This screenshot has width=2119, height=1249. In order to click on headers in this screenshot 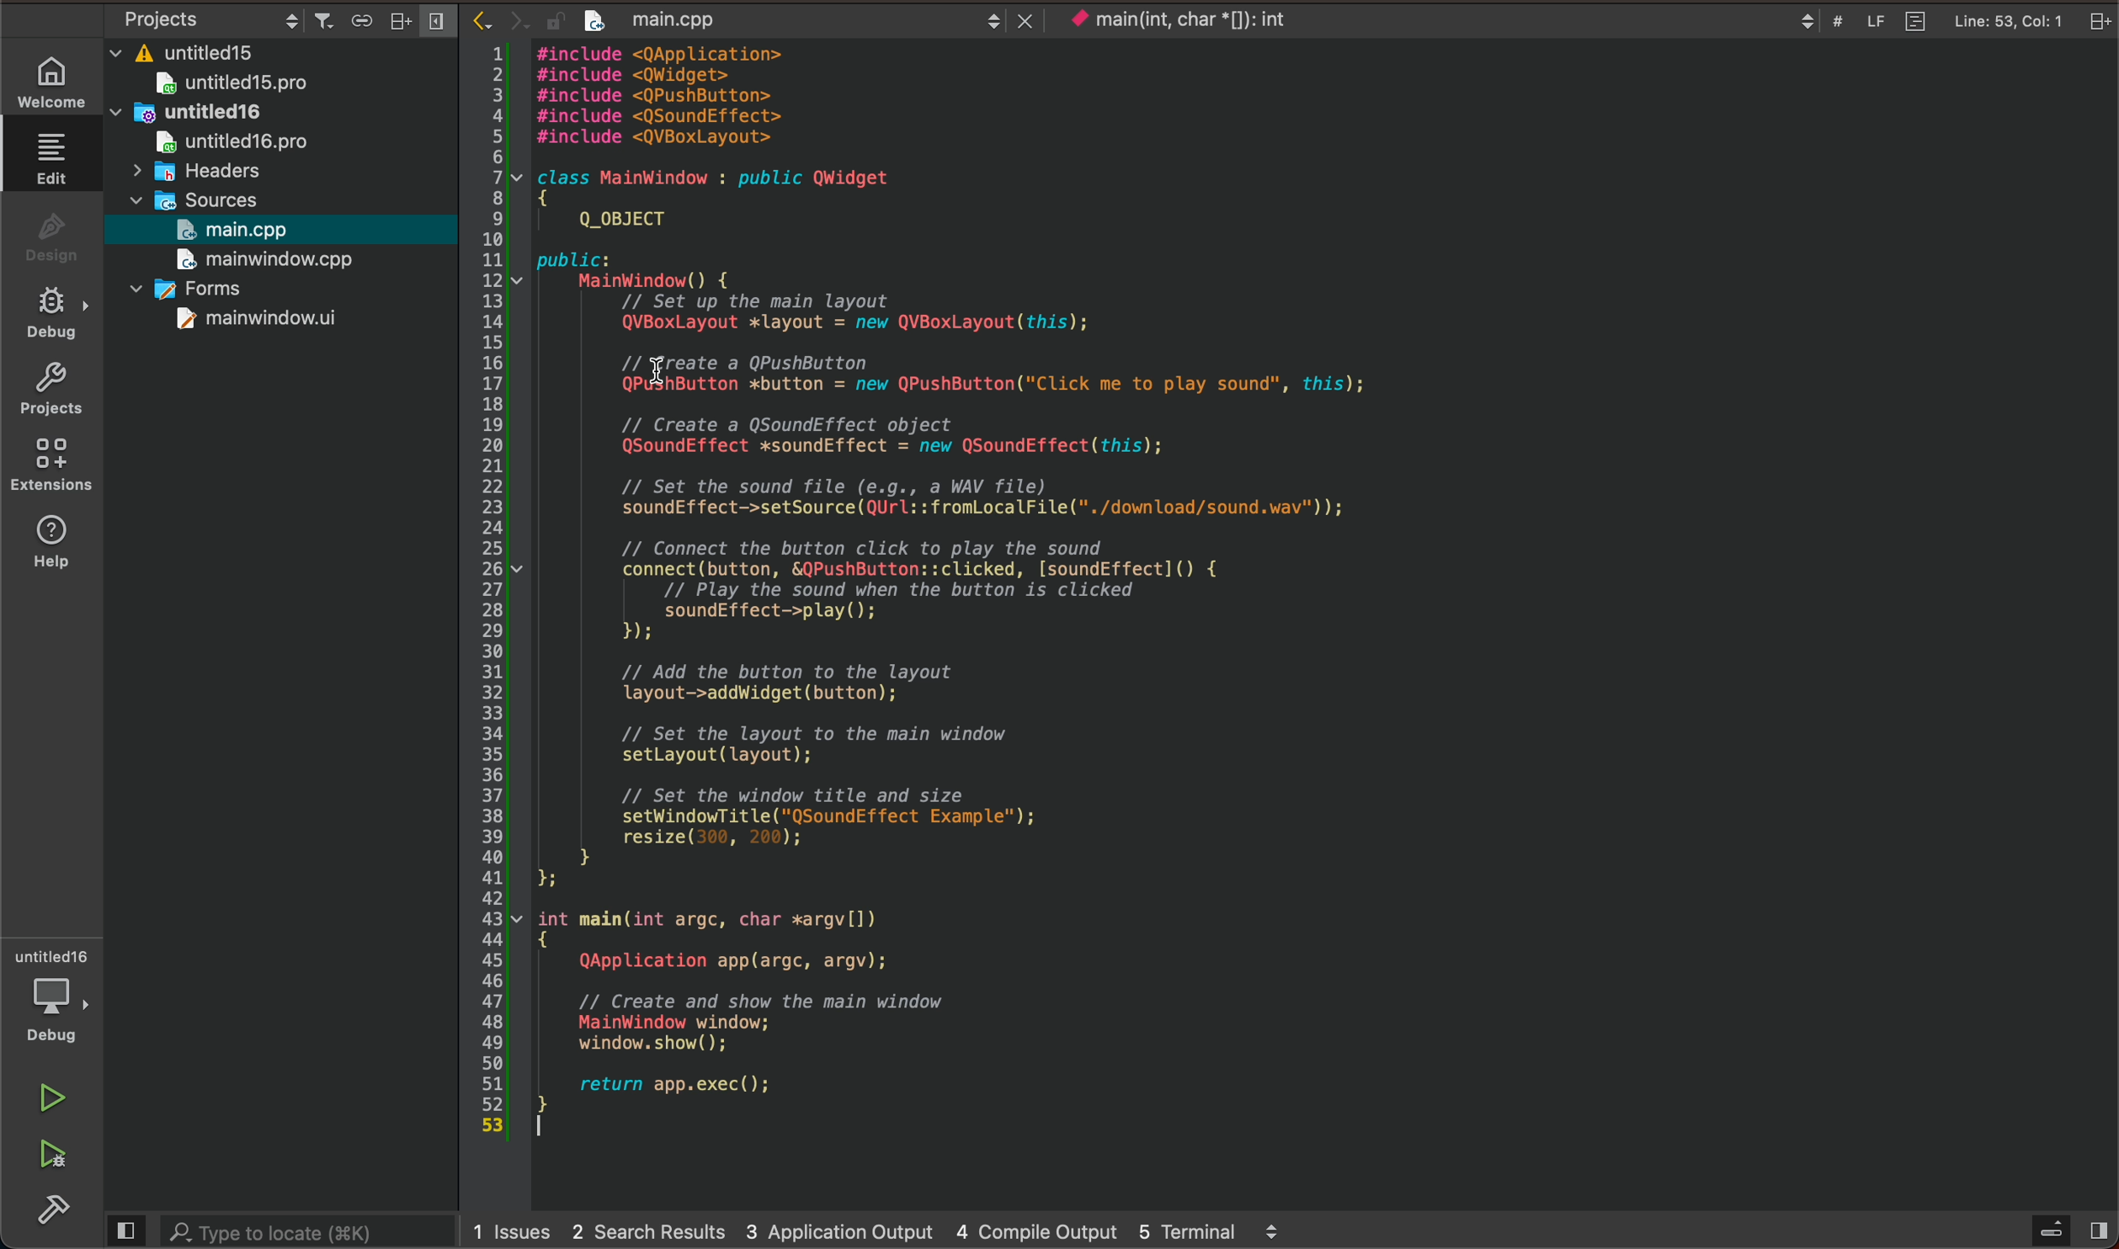, I will do `click(215, 173)`.